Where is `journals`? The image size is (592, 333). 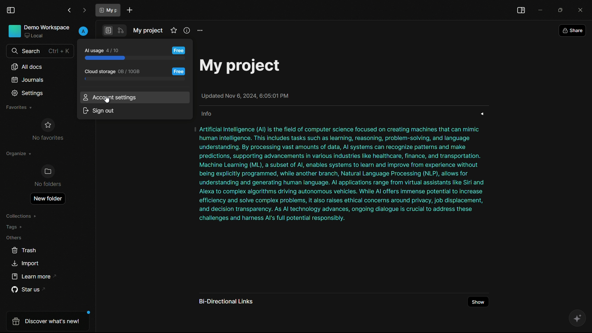
journals is located at coordinates (28, 80).